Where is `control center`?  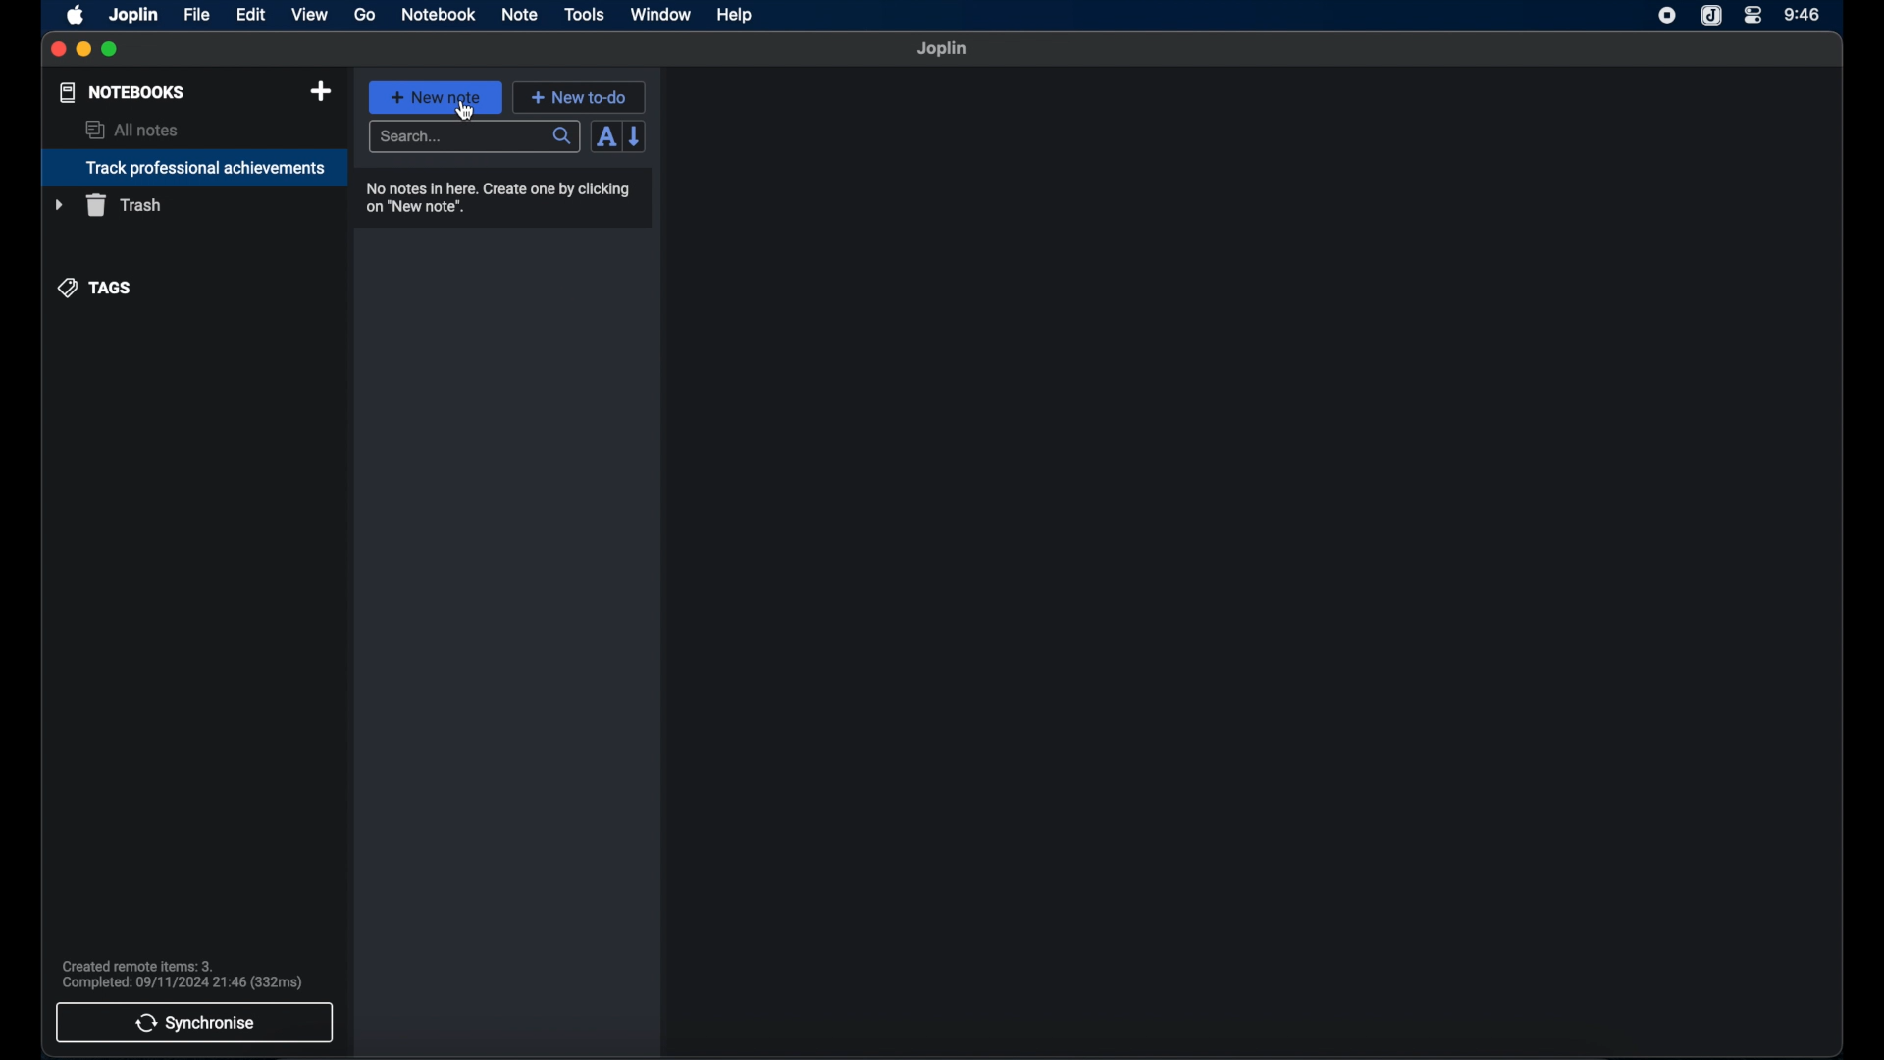 control center is located at coordinates (1753, 16).